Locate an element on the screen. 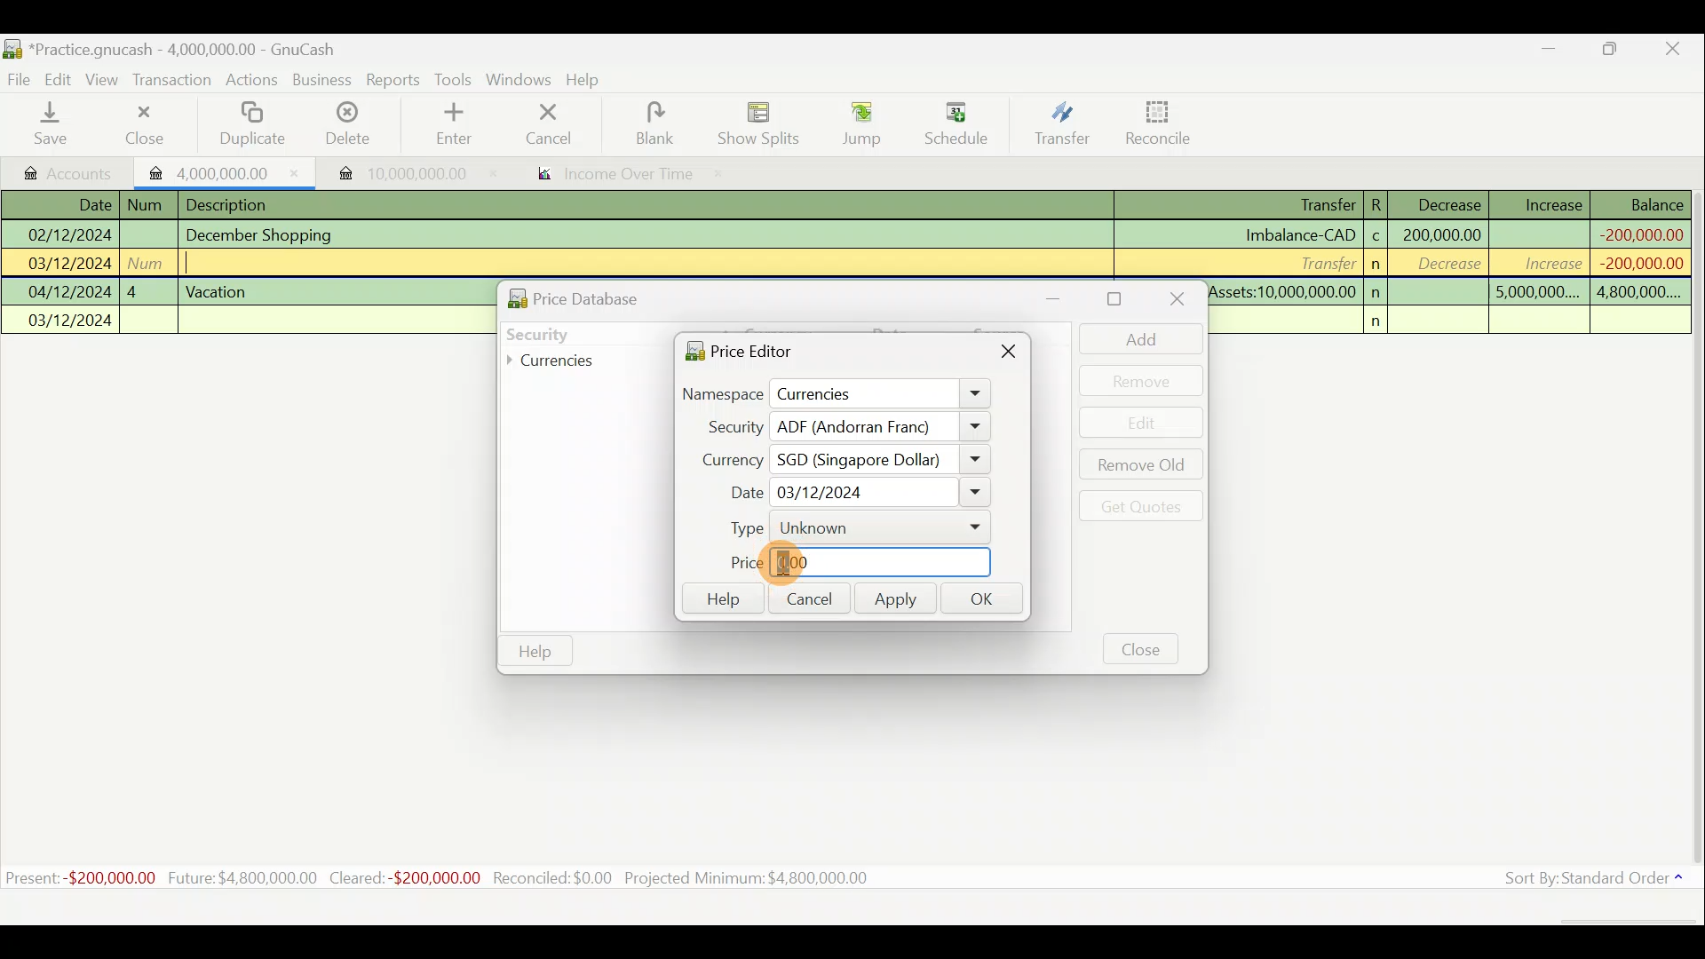 The image size is (1705, 959). Vacation is located at coordinates (218, 289).